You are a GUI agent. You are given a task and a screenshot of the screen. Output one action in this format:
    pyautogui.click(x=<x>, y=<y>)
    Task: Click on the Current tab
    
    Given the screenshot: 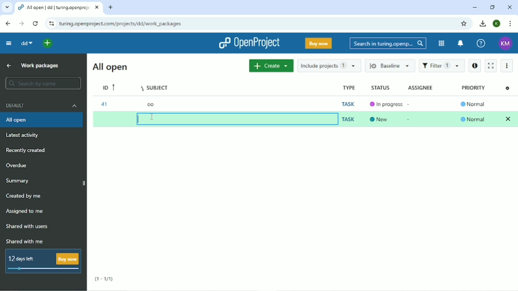 What is the action you would take?
    pyautogui.click(x=59, y=8)
    